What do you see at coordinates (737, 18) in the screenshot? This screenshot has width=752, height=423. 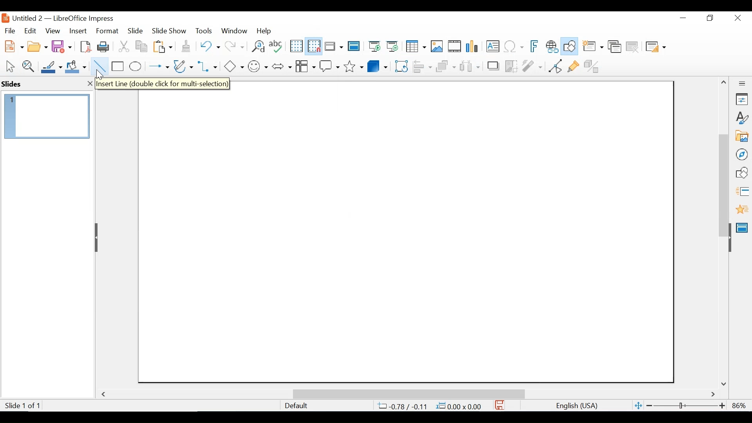 I see `Close` at bounding box center [737, 18].